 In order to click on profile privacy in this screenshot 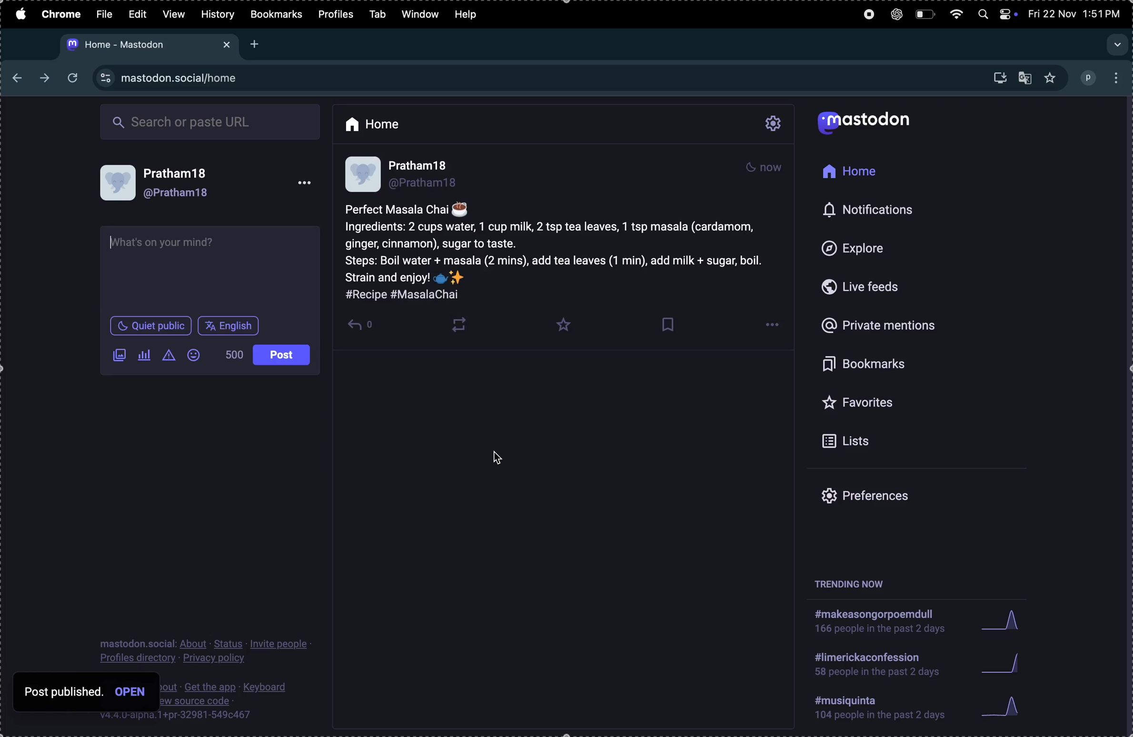, I will do `click(202, 647)`.